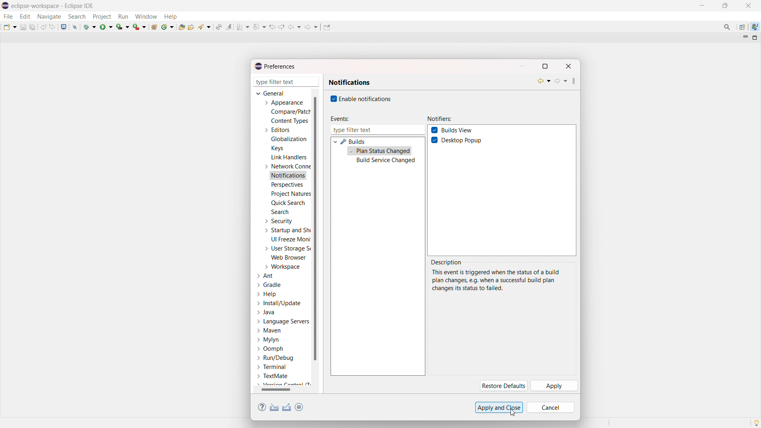  I want to click on undo, so click(44, 27).